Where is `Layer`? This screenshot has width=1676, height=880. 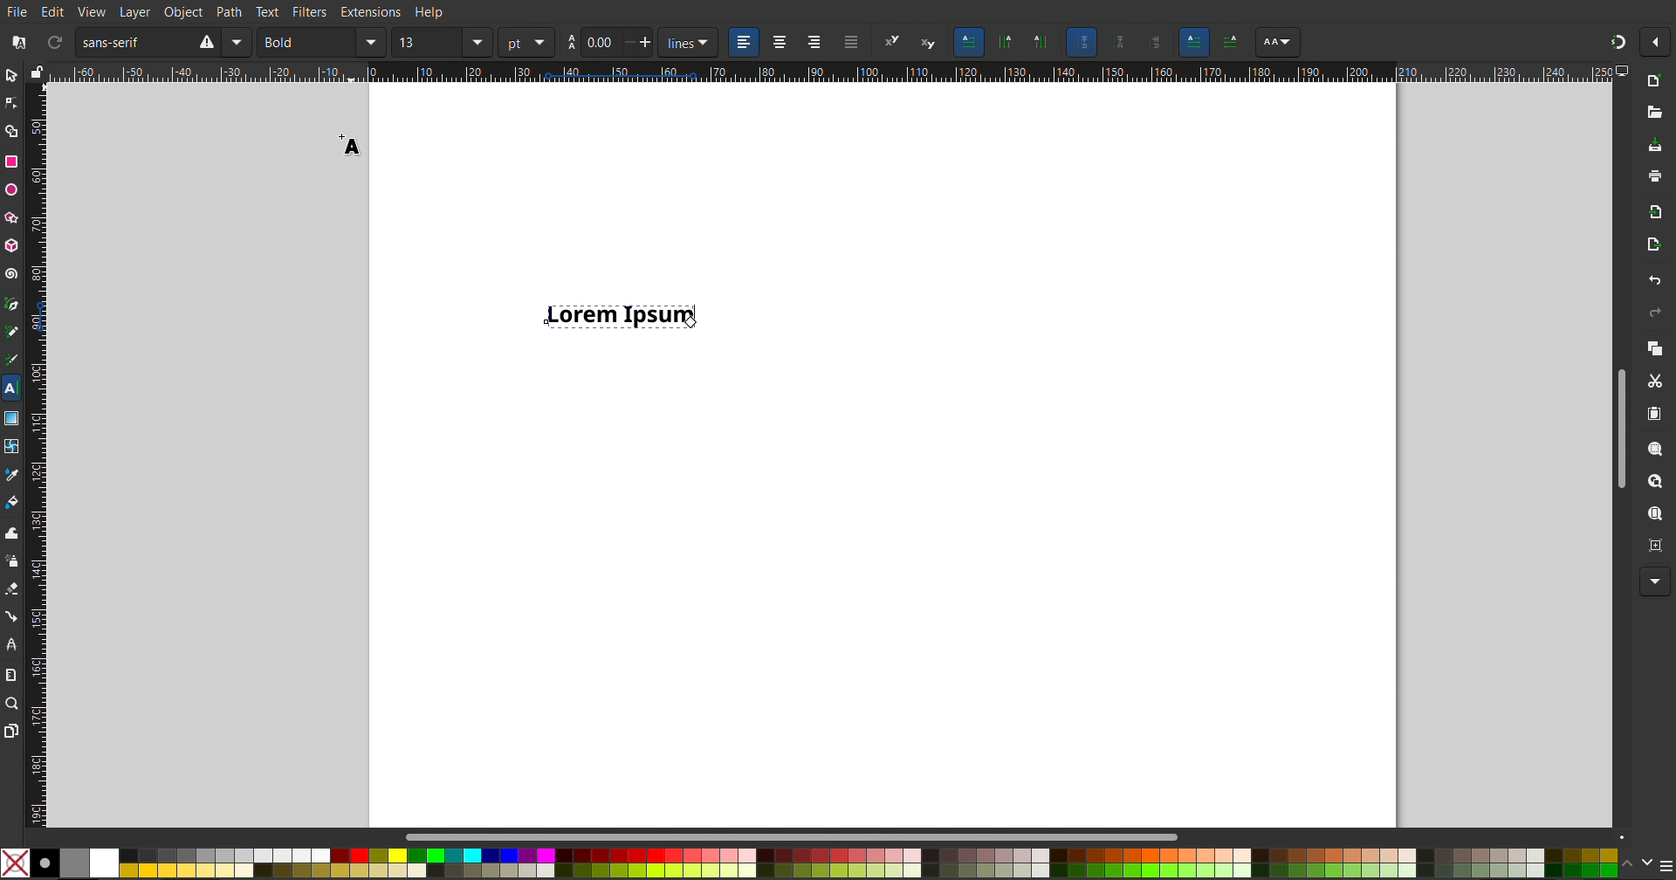 Layer is located at coordinates (132, 11).